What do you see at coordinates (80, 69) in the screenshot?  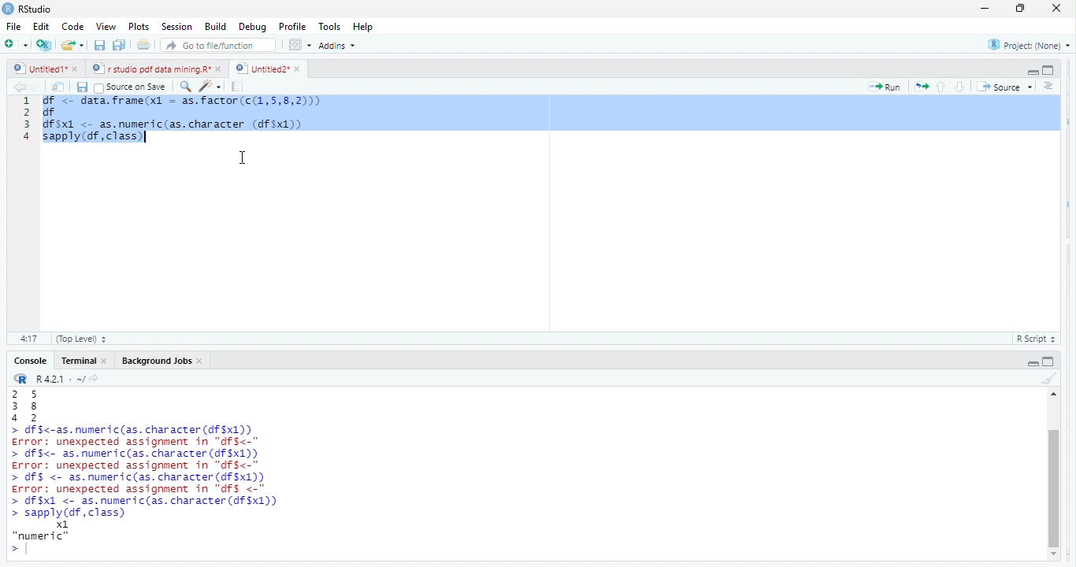 I see `close` at bounding box center [80, 69].